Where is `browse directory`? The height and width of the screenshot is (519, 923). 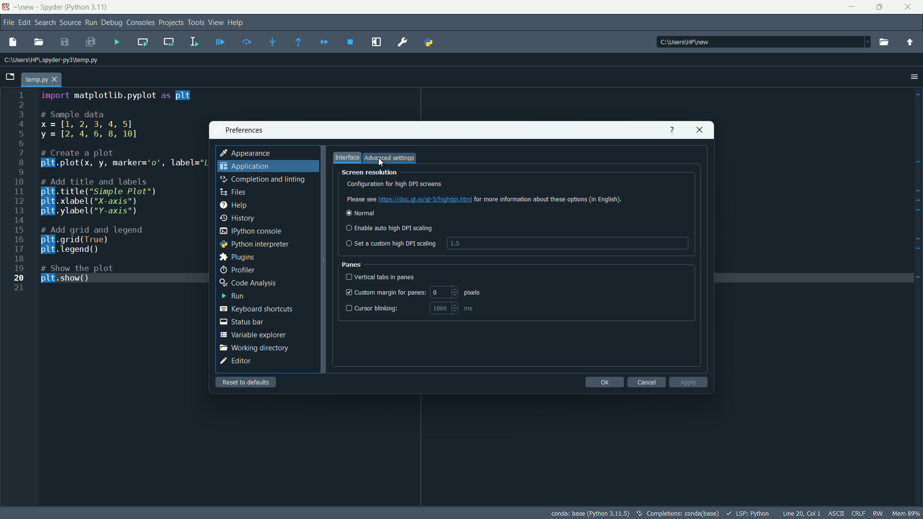 browse directory is located at coordinates (884, 42).